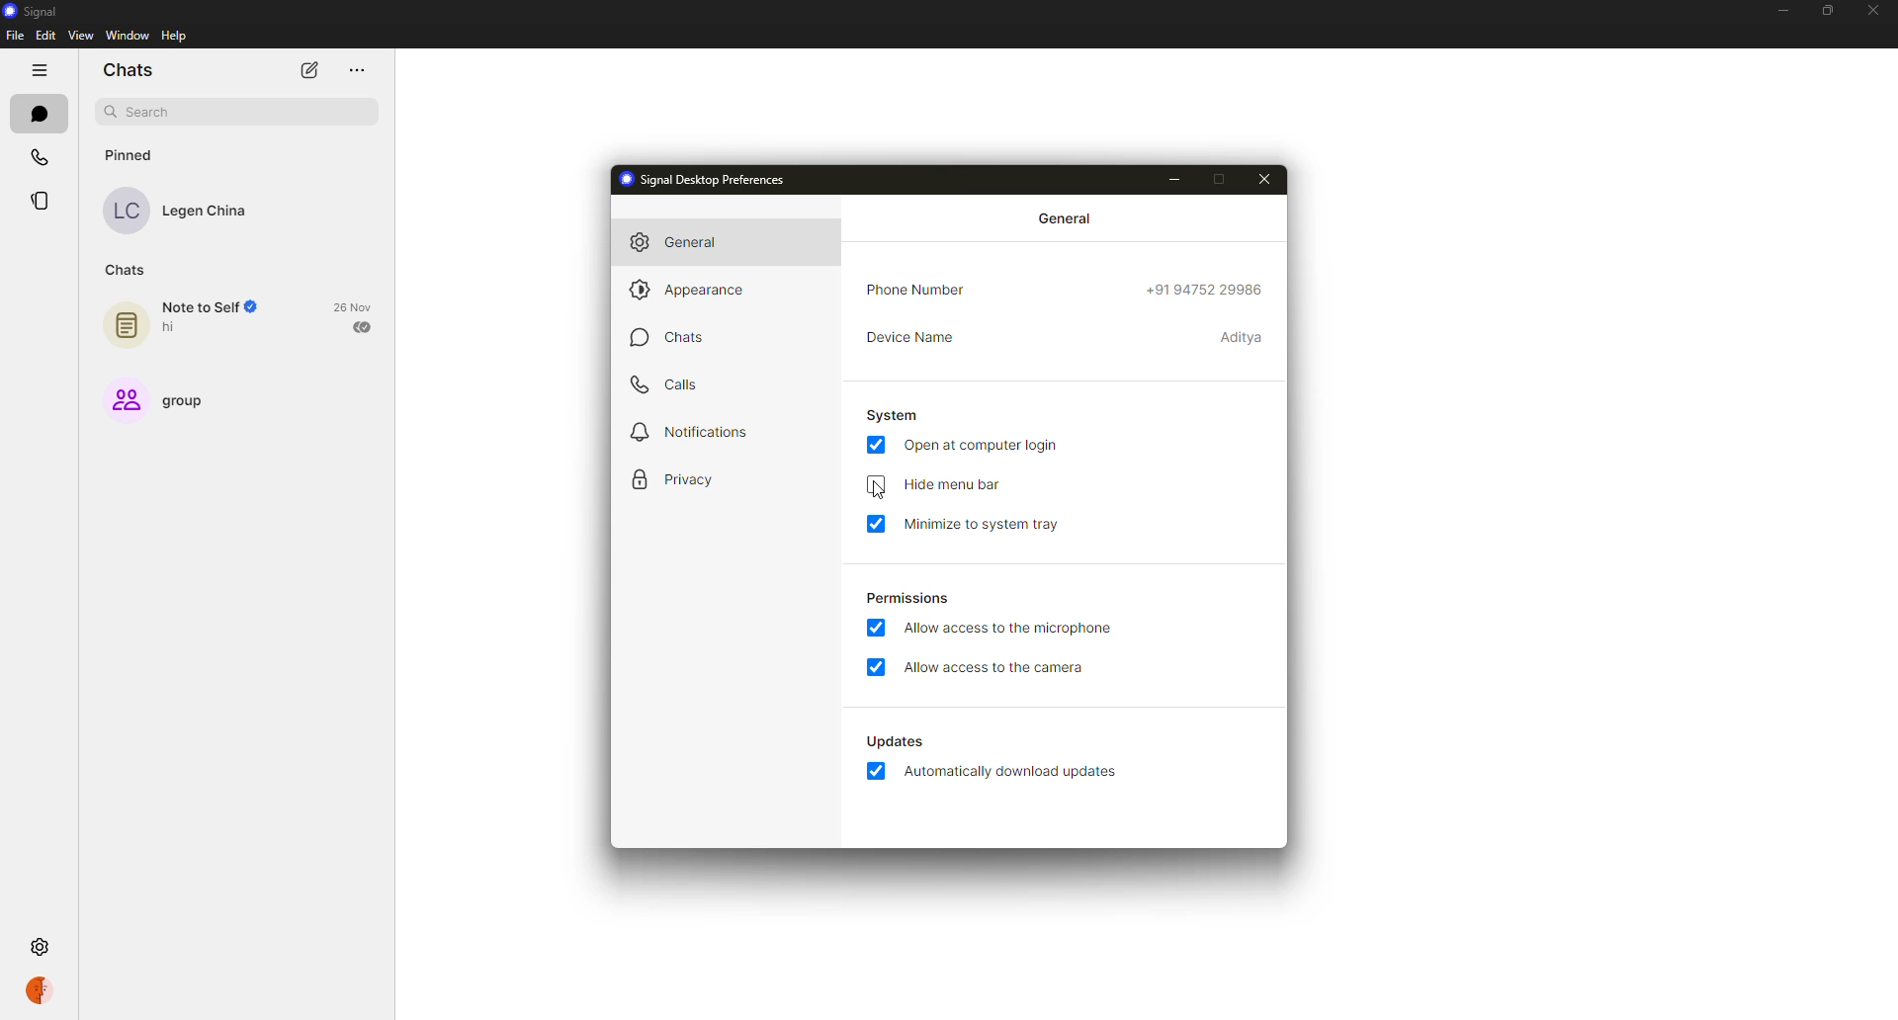 The image size is (1898, 1020). I want to click on open at computer login, so click(983, 445).